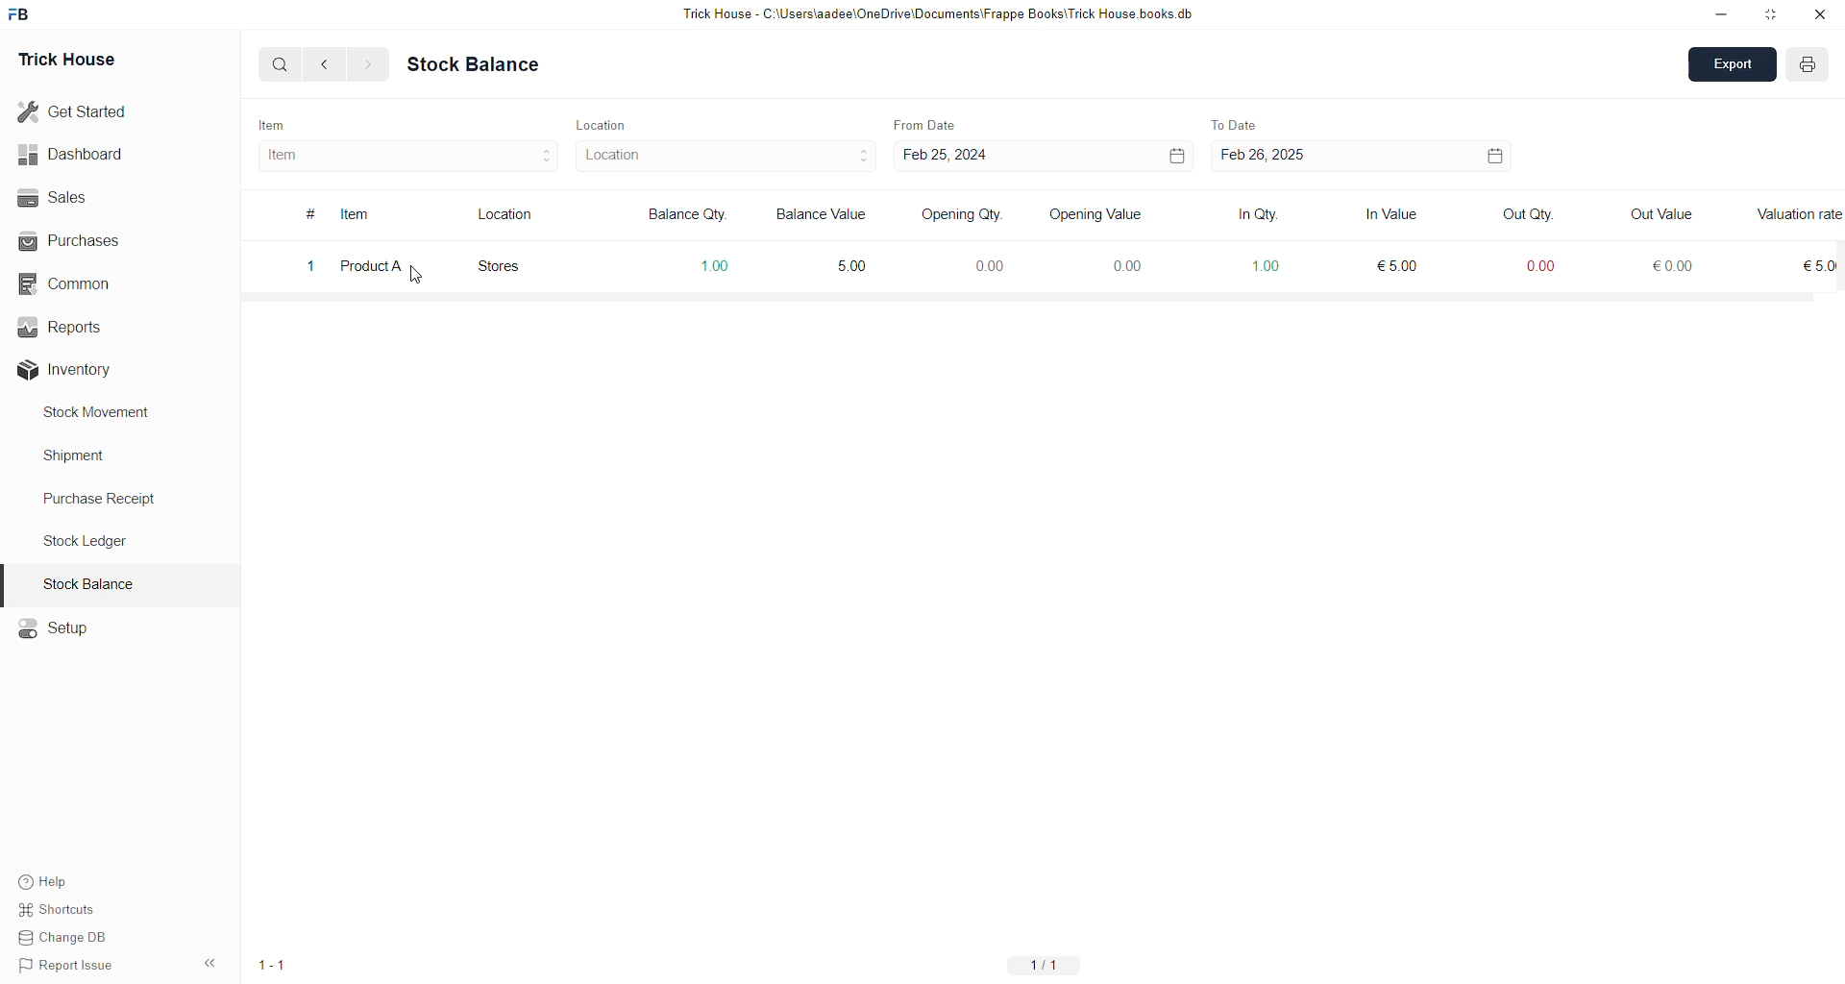  Describe the element at coordinates (504, 214) in the screenshot. I see `Location` at that location.